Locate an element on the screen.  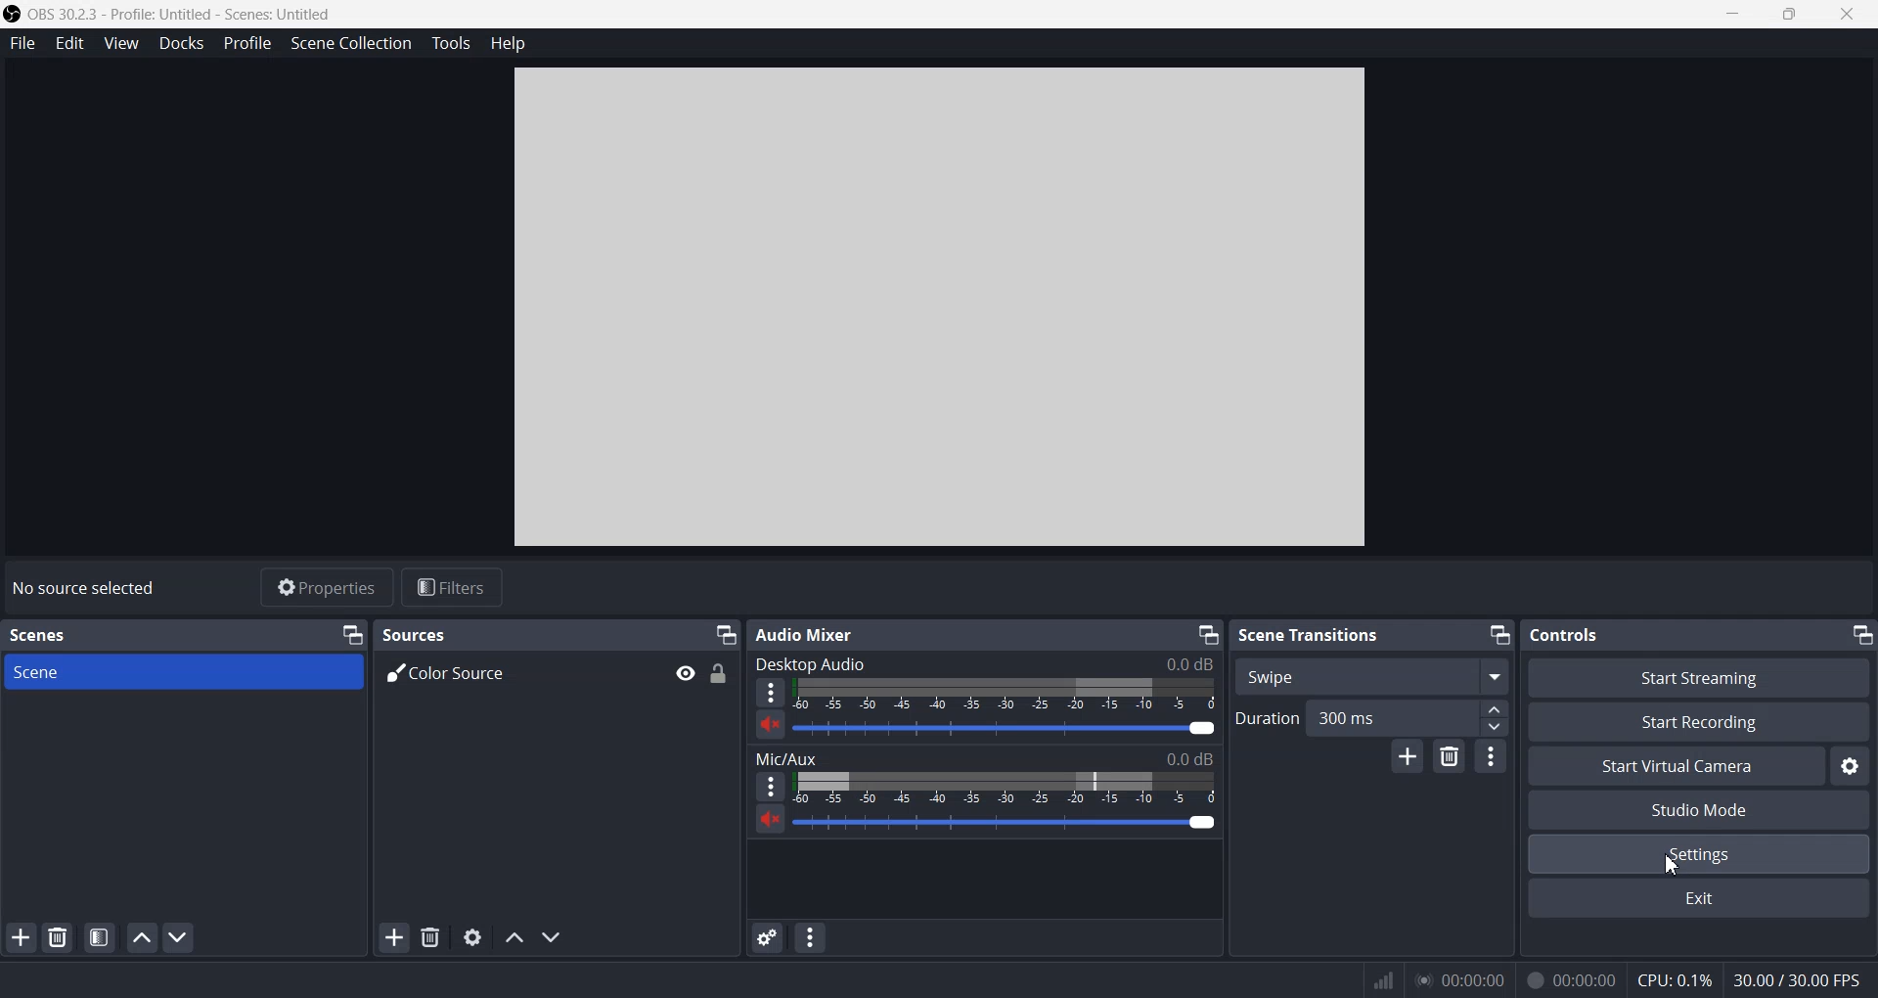
network is located at coordinates (1378, 976).